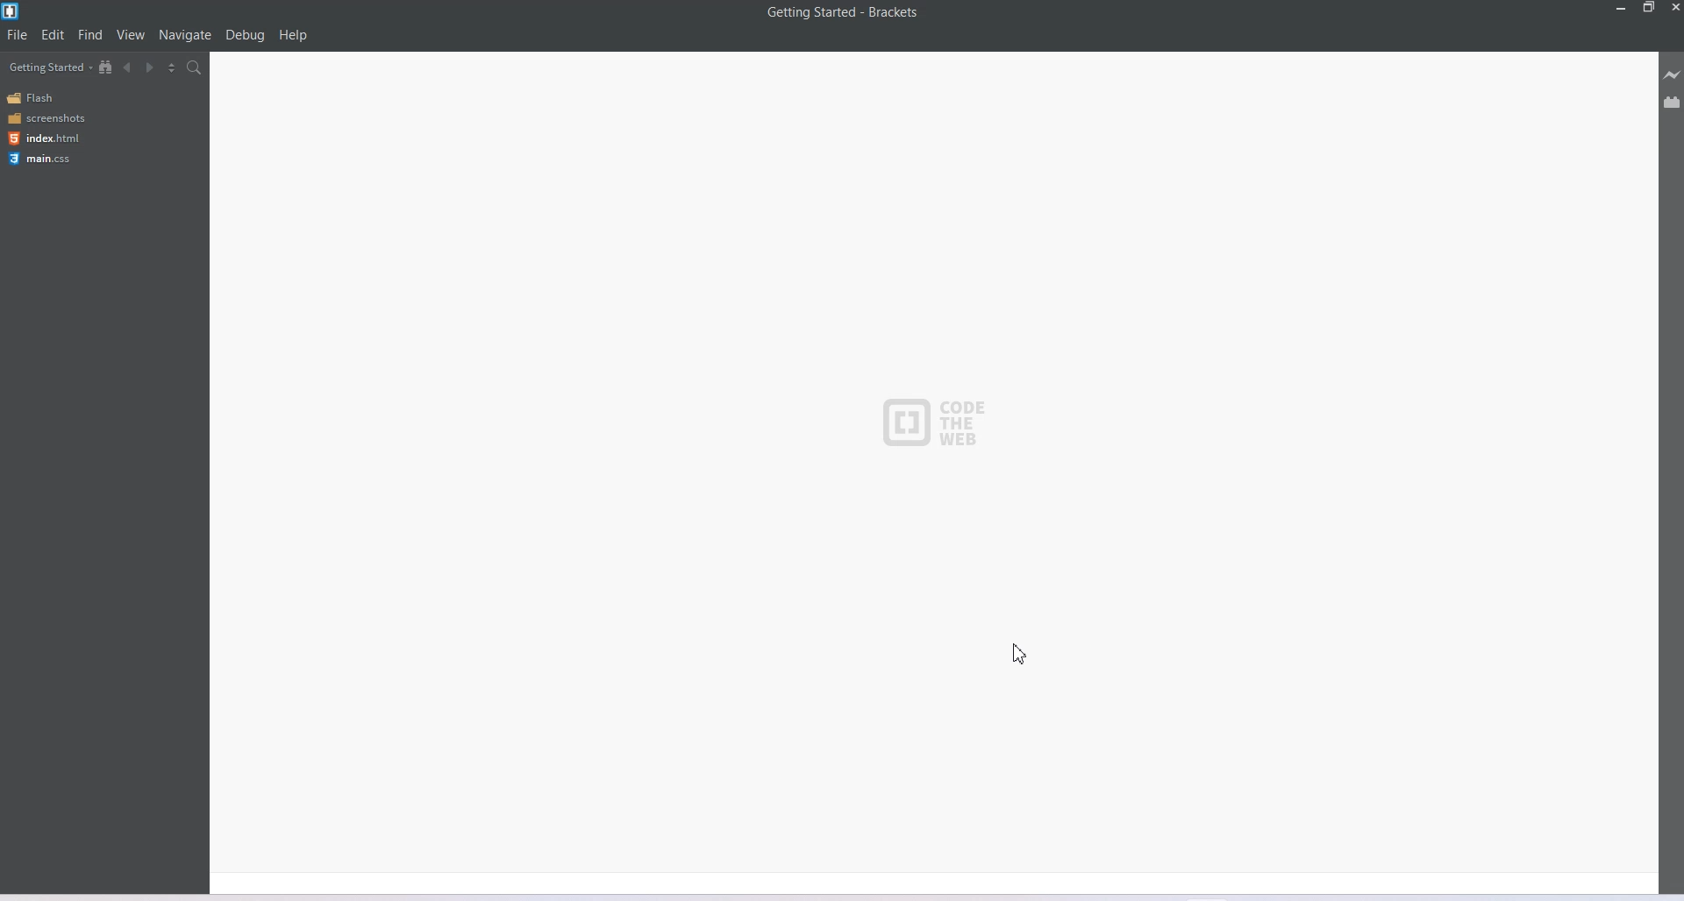 The width and height of the screenshot is (1684, 901). Describe the element at coordinates (943, 426) in the screenshot. I see `code the web icon` at that location.